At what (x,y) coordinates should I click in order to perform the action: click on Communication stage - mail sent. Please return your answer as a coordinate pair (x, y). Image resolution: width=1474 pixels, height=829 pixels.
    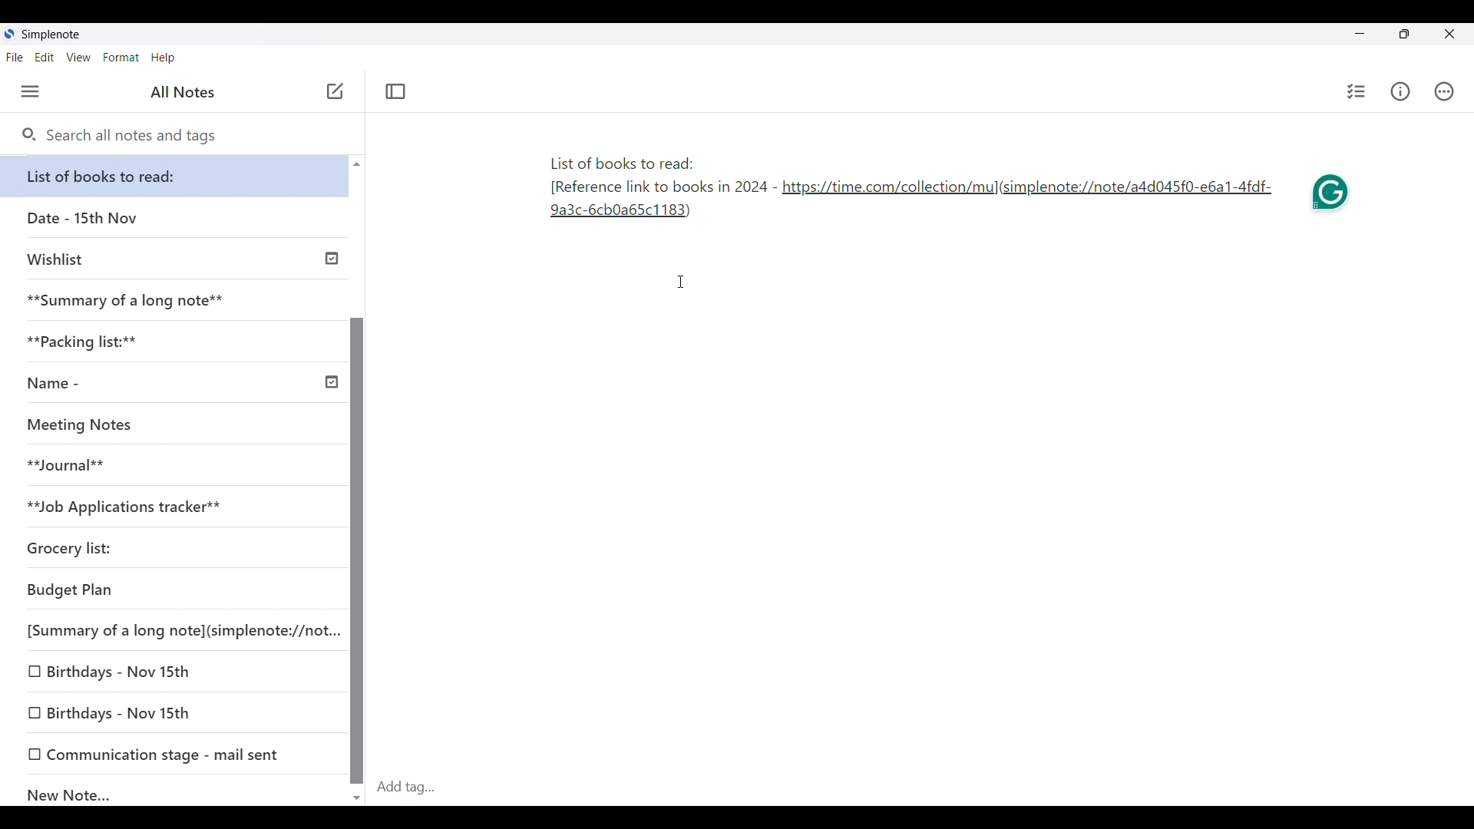
    Looking at the image, I should click on (175, 754).